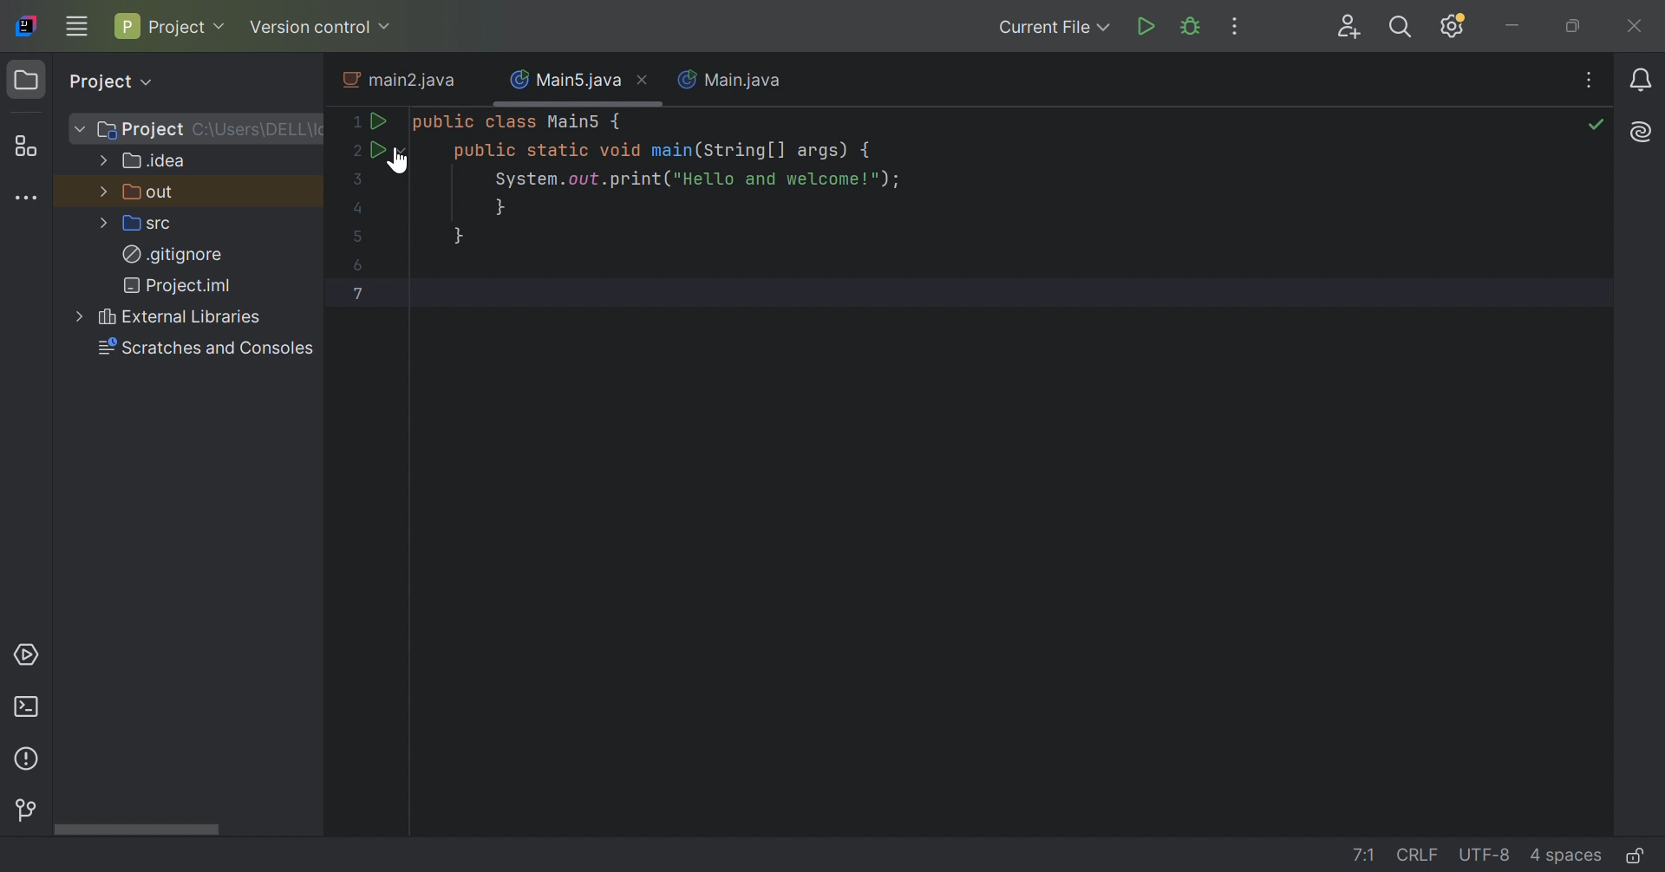 The width and height of the screenshot is (1665, 872). Describe the element at coordinates (355, 122) in the screenshot. I see `1` at that location.